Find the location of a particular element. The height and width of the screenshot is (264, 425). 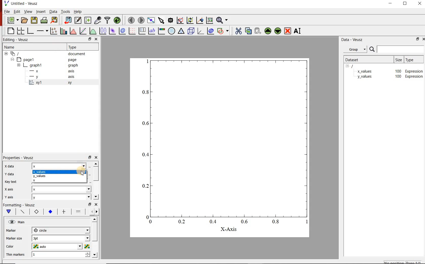

reload linked datasets is located at coordinates (117, 20).